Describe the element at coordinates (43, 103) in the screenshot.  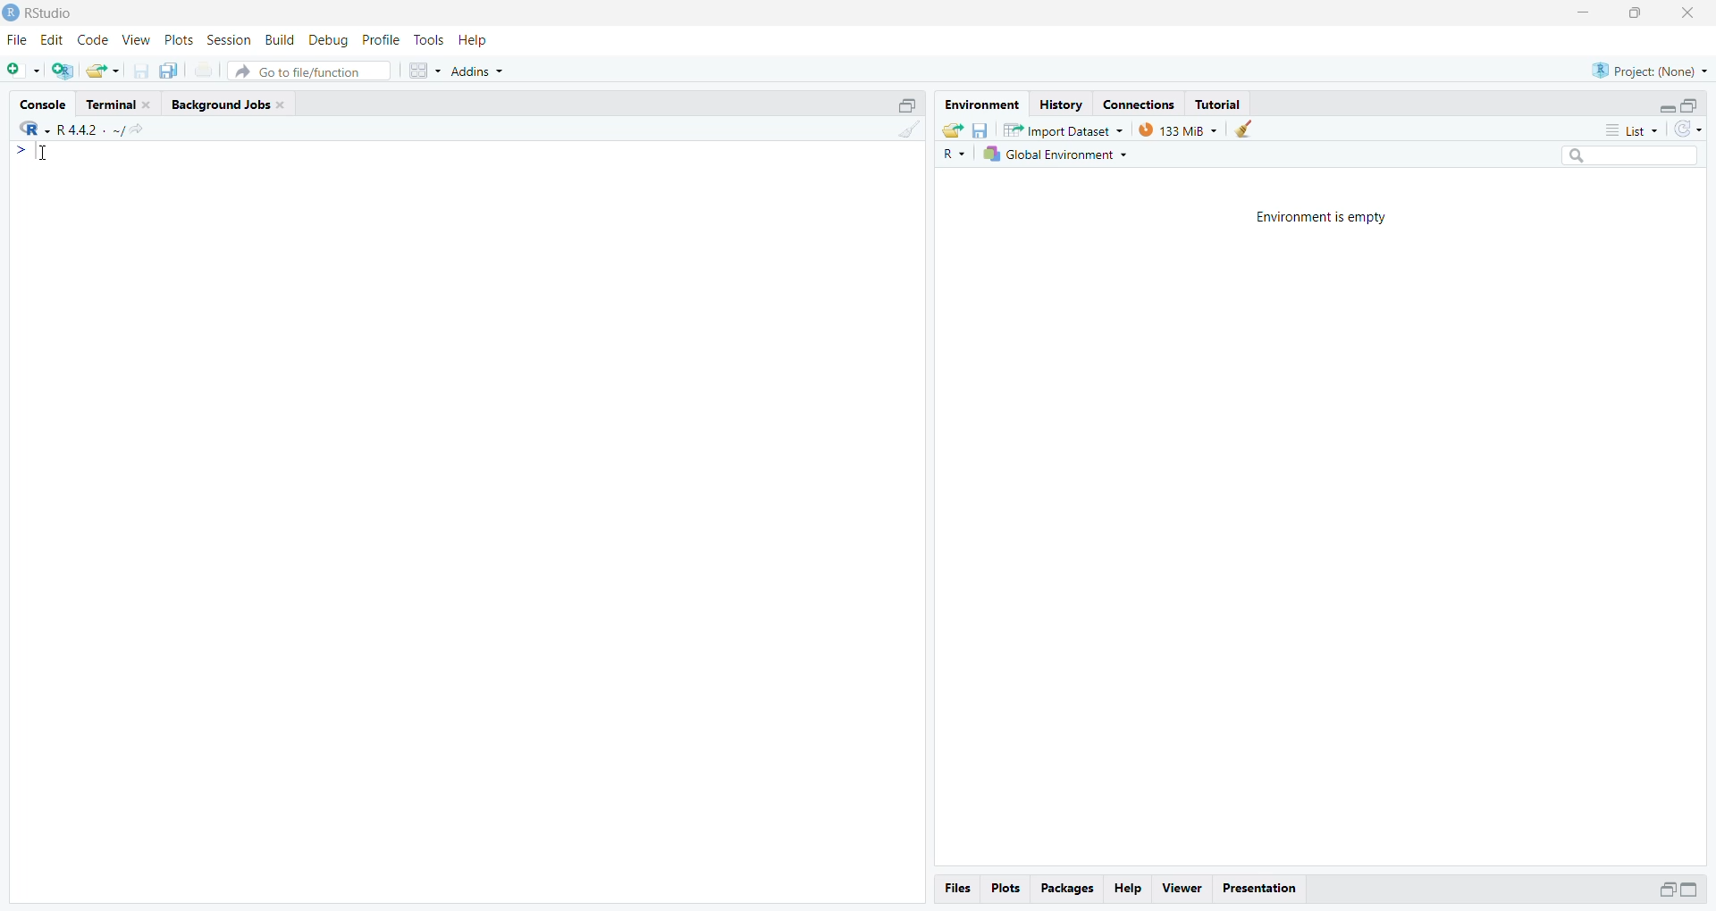
I see `Console` at that location.